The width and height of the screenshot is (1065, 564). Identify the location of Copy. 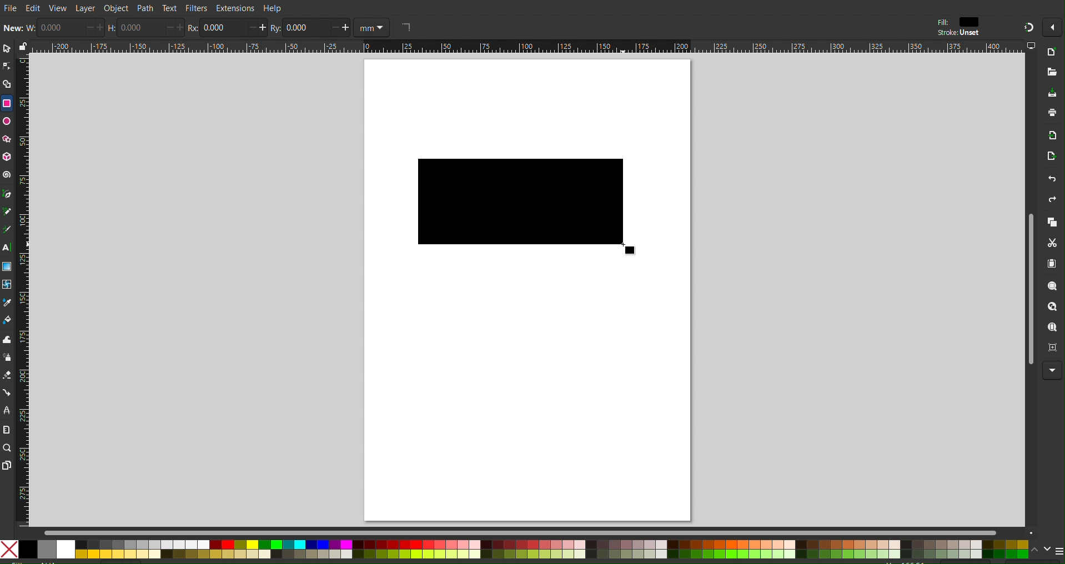
(1053, 223).